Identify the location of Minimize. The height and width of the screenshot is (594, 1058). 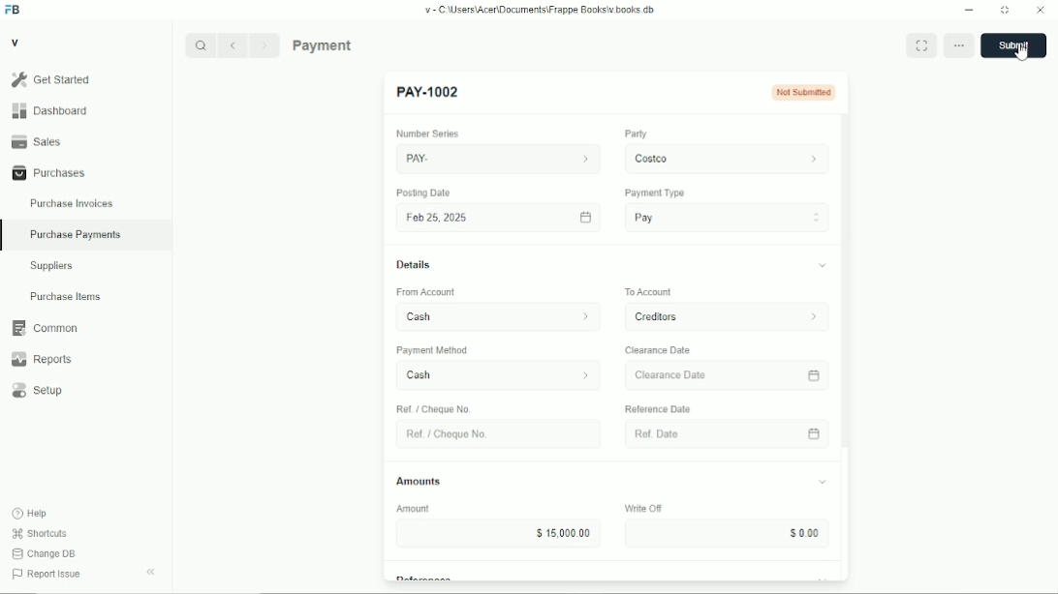
(969, 10).